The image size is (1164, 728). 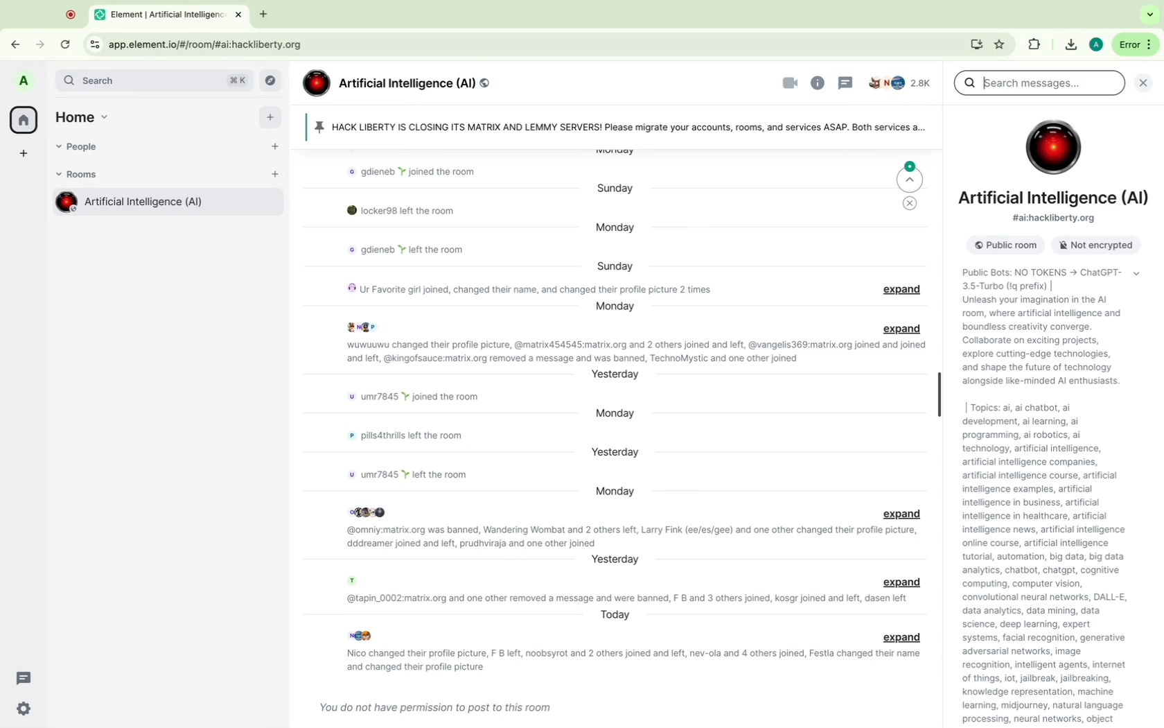 I want to click on threads, so click(x=25, y=678).